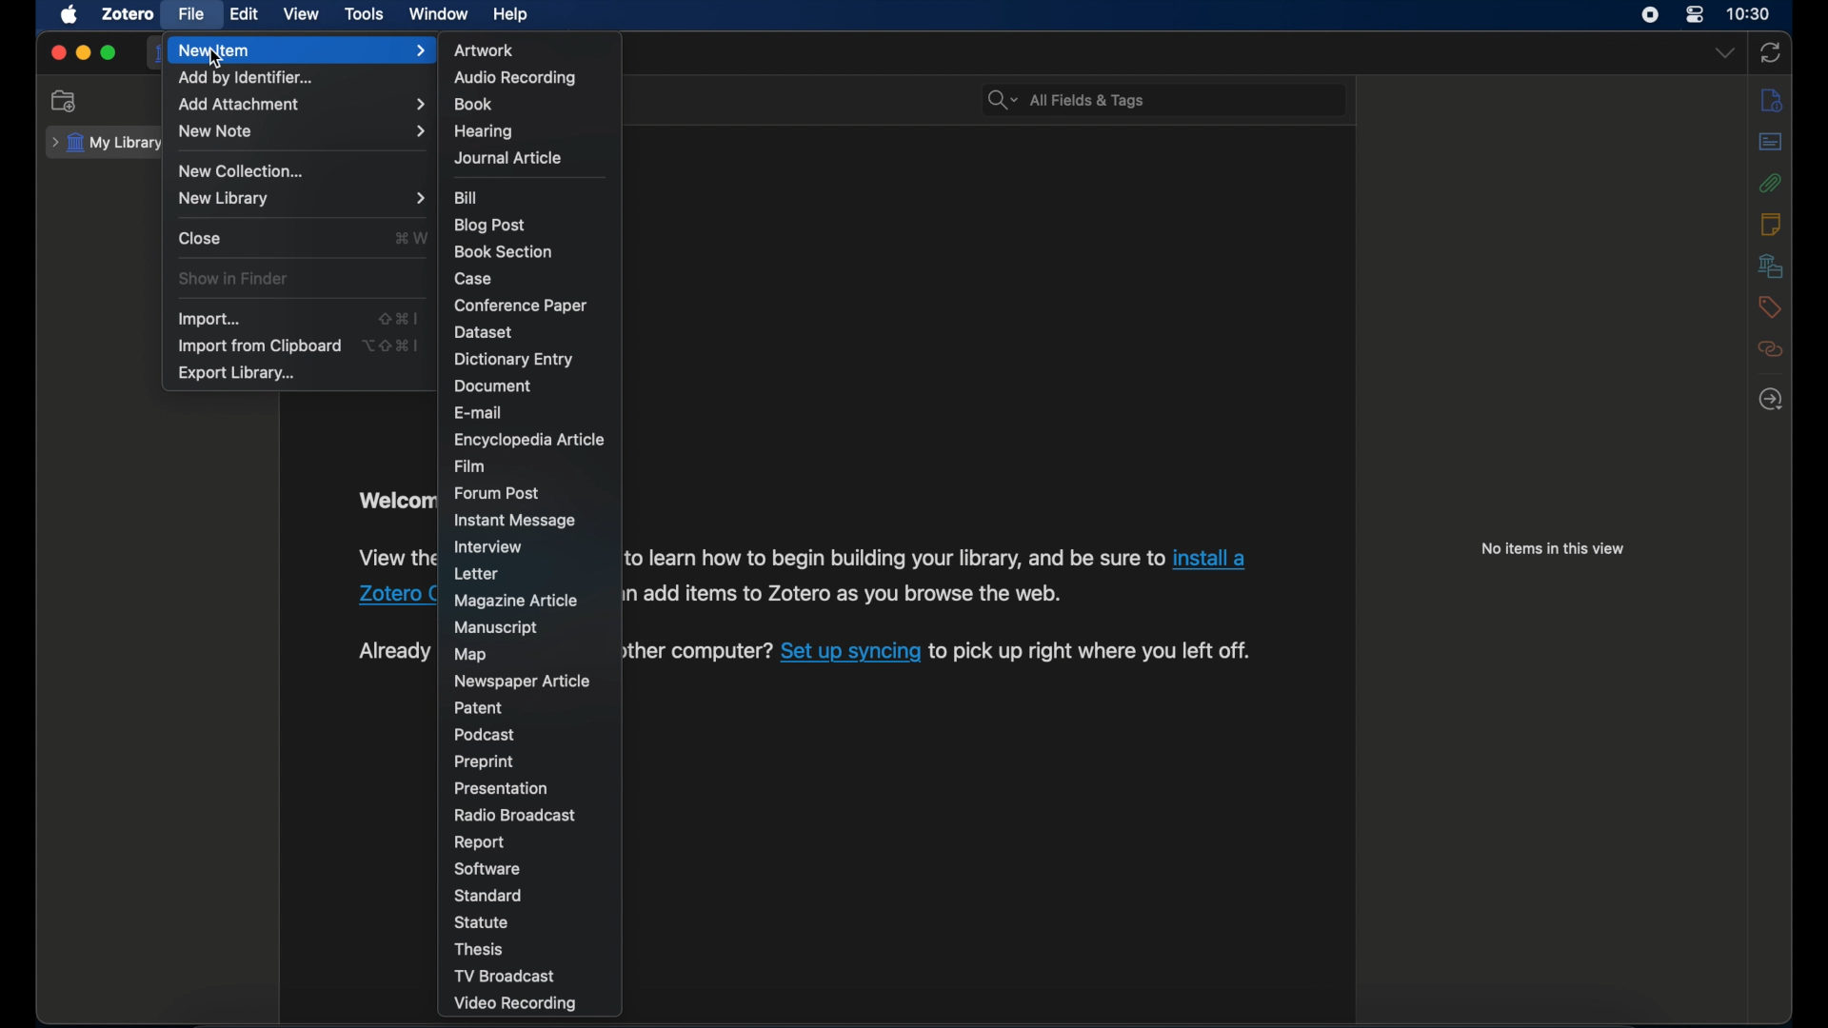 The height and width of the screenshot is (1028, 1828). I want to click on view, so click(303, 15).